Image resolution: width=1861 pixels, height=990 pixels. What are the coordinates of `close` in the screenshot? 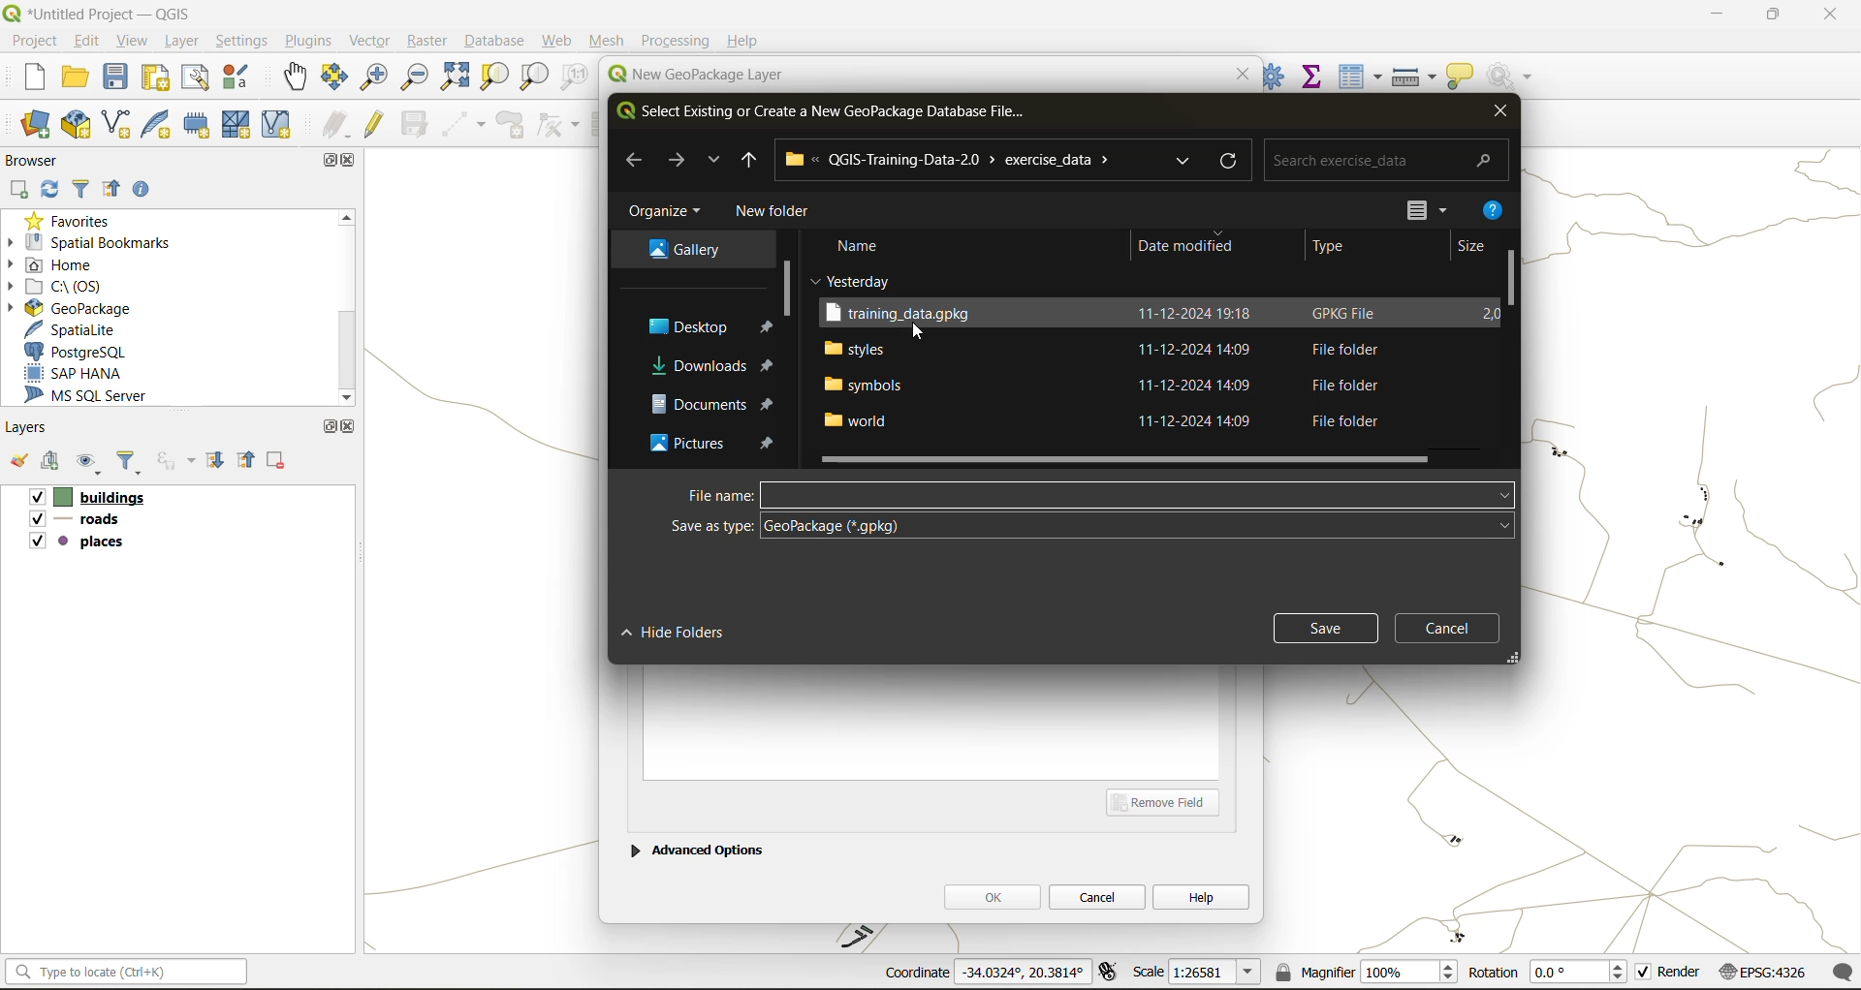 It's located at (1498, 114).